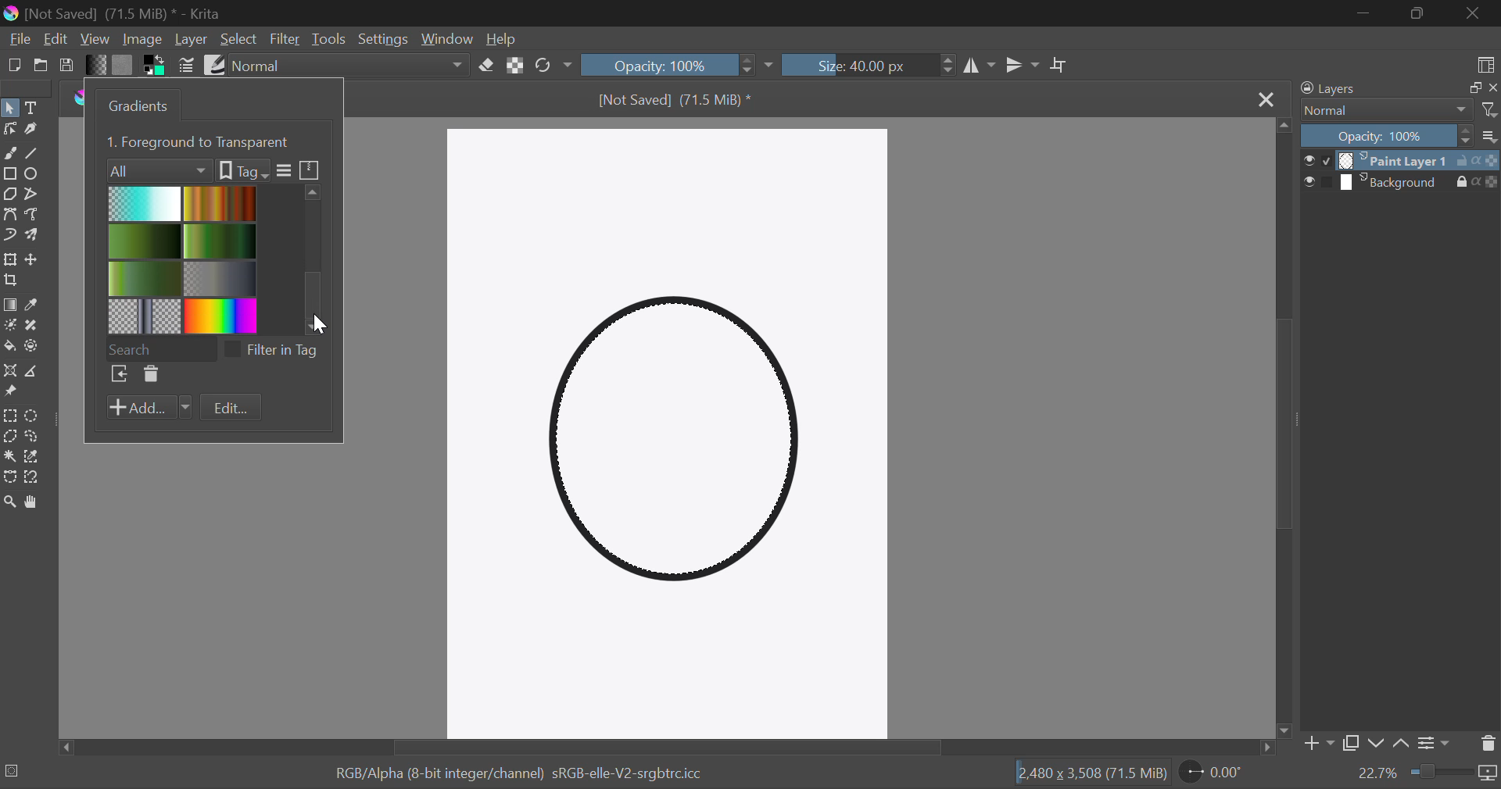  Describe the element at coordinates (34, 216) in the screenshot. I see `Freehand Path Tool` at that location.